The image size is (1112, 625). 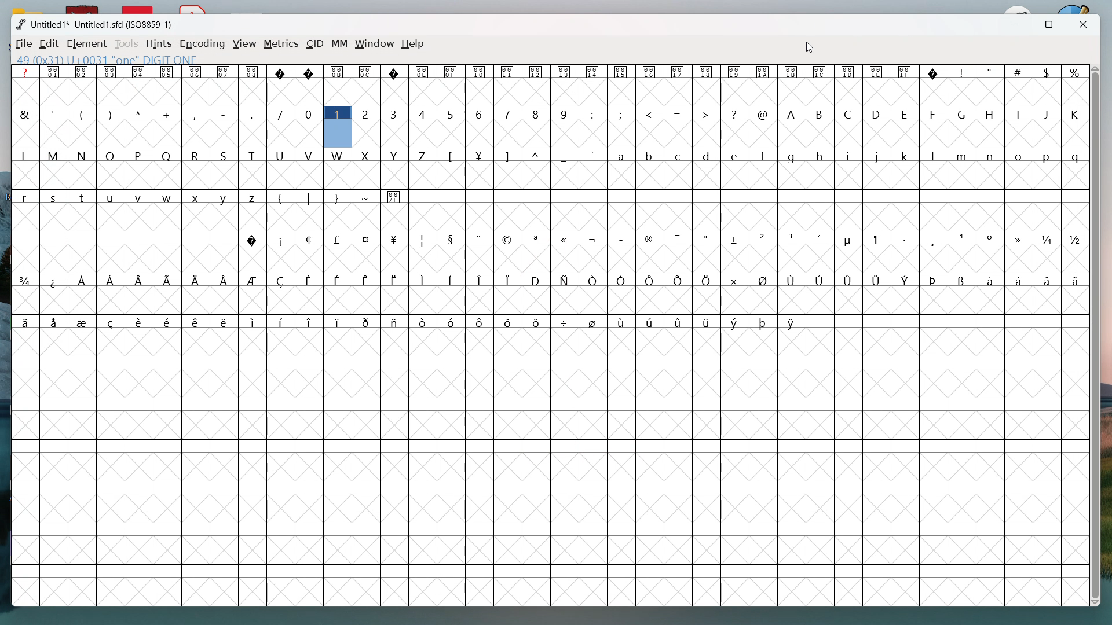 What do you see at coordinates (537, 321) in the screenshot?
I see `symbol` at bounding box center [537, 321].